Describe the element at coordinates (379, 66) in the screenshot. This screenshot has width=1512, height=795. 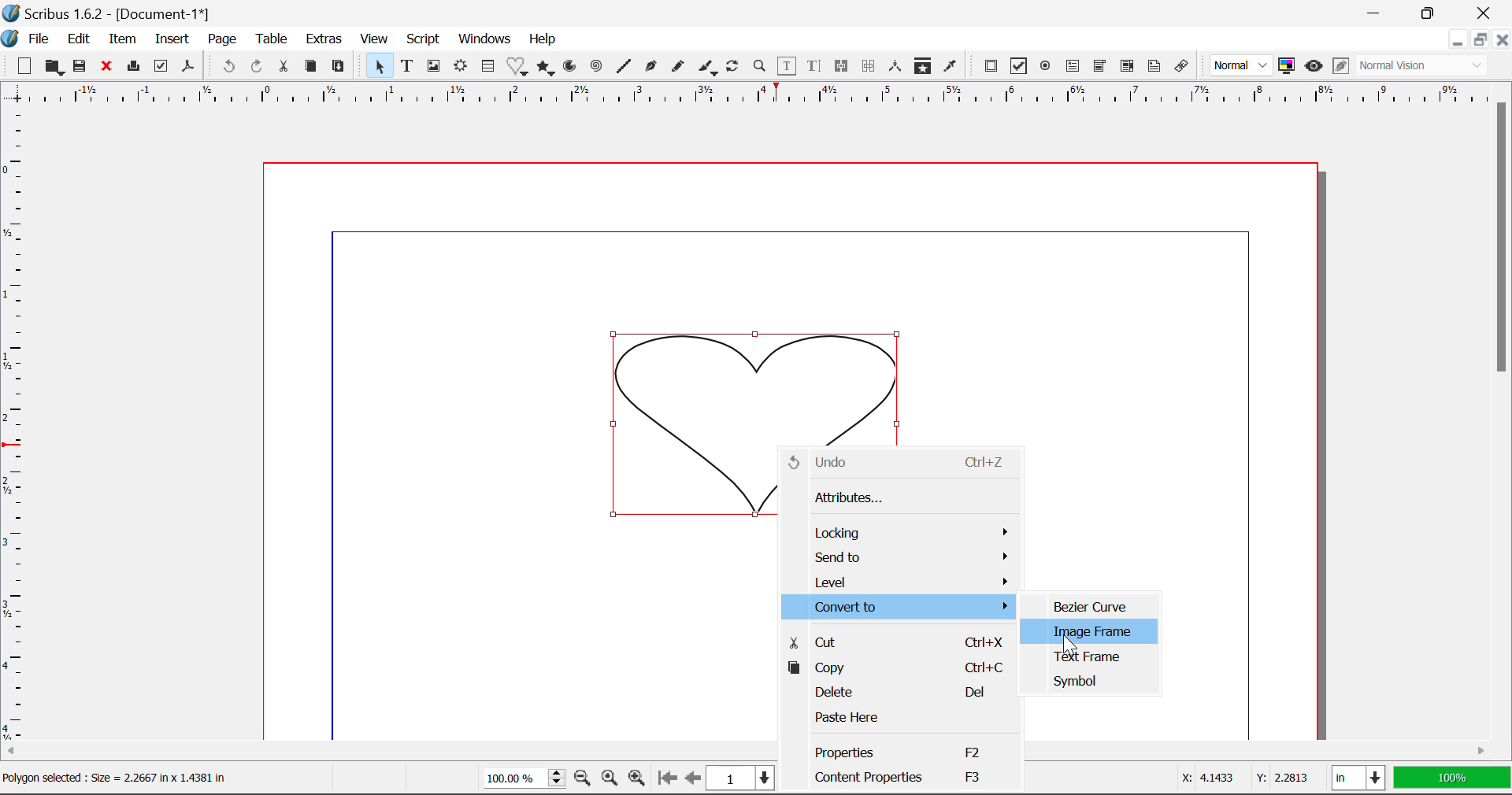
I see `Select` at that location.